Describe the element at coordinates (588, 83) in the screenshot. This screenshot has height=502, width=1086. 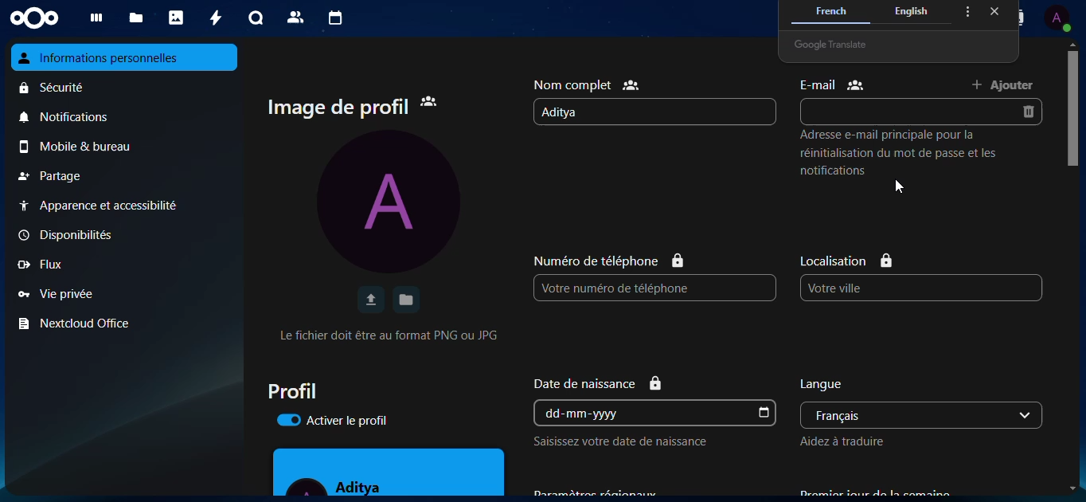
I see `Nom complete` at that location.